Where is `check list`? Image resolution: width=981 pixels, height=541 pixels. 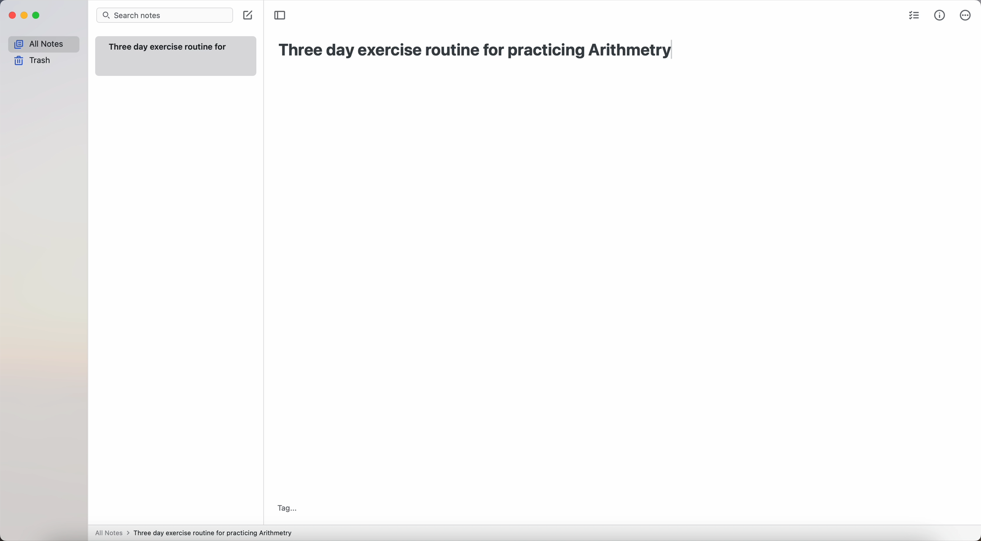 check list is located at coordinates (913, 16).